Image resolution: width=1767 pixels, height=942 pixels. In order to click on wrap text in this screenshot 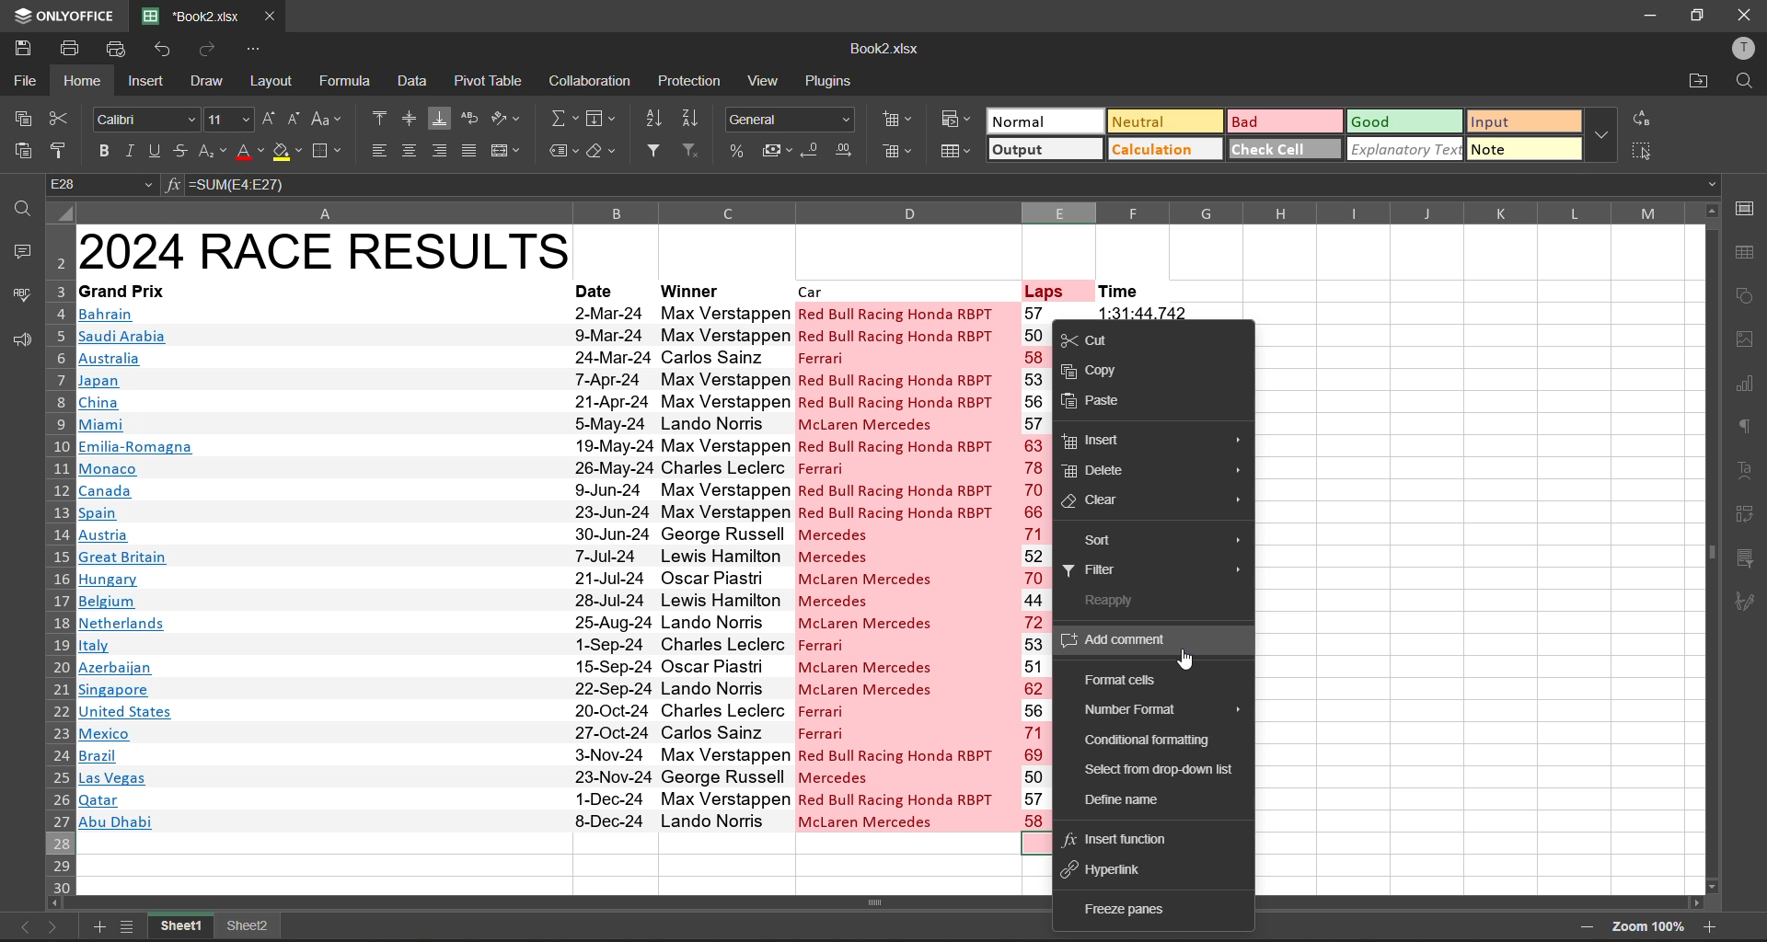, I will do `click(474, 117)`.